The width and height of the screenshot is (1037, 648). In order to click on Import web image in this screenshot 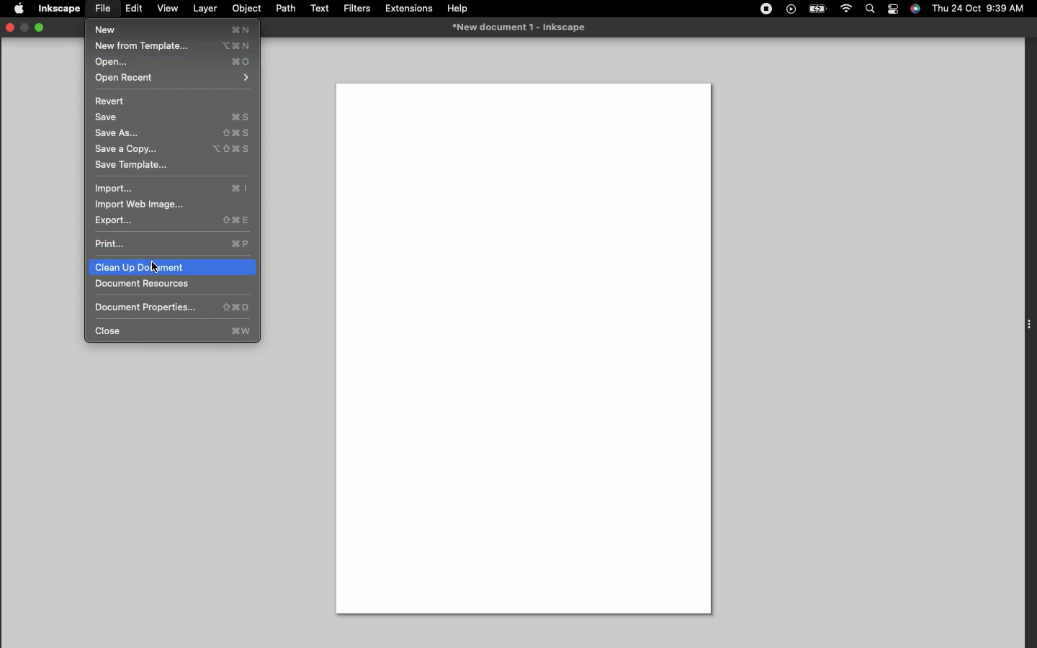, I will do `click(140, 205)`.